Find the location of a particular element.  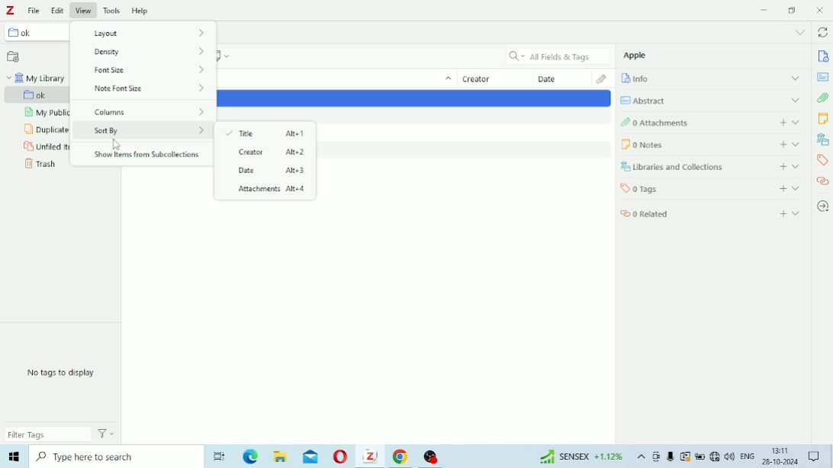

add is located at coordinates (782, 212).